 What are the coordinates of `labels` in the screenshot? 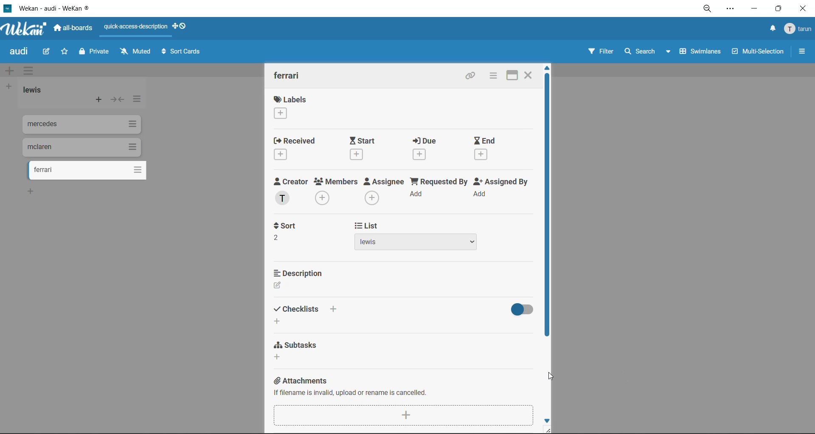 It's located at (292, 107).